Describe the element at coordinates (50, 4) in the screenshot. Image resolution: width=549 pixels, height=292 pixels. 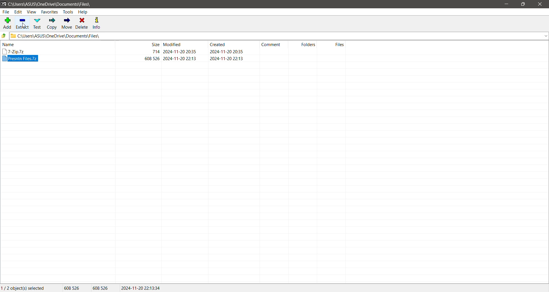
I see `Current Folder Path` at that location.